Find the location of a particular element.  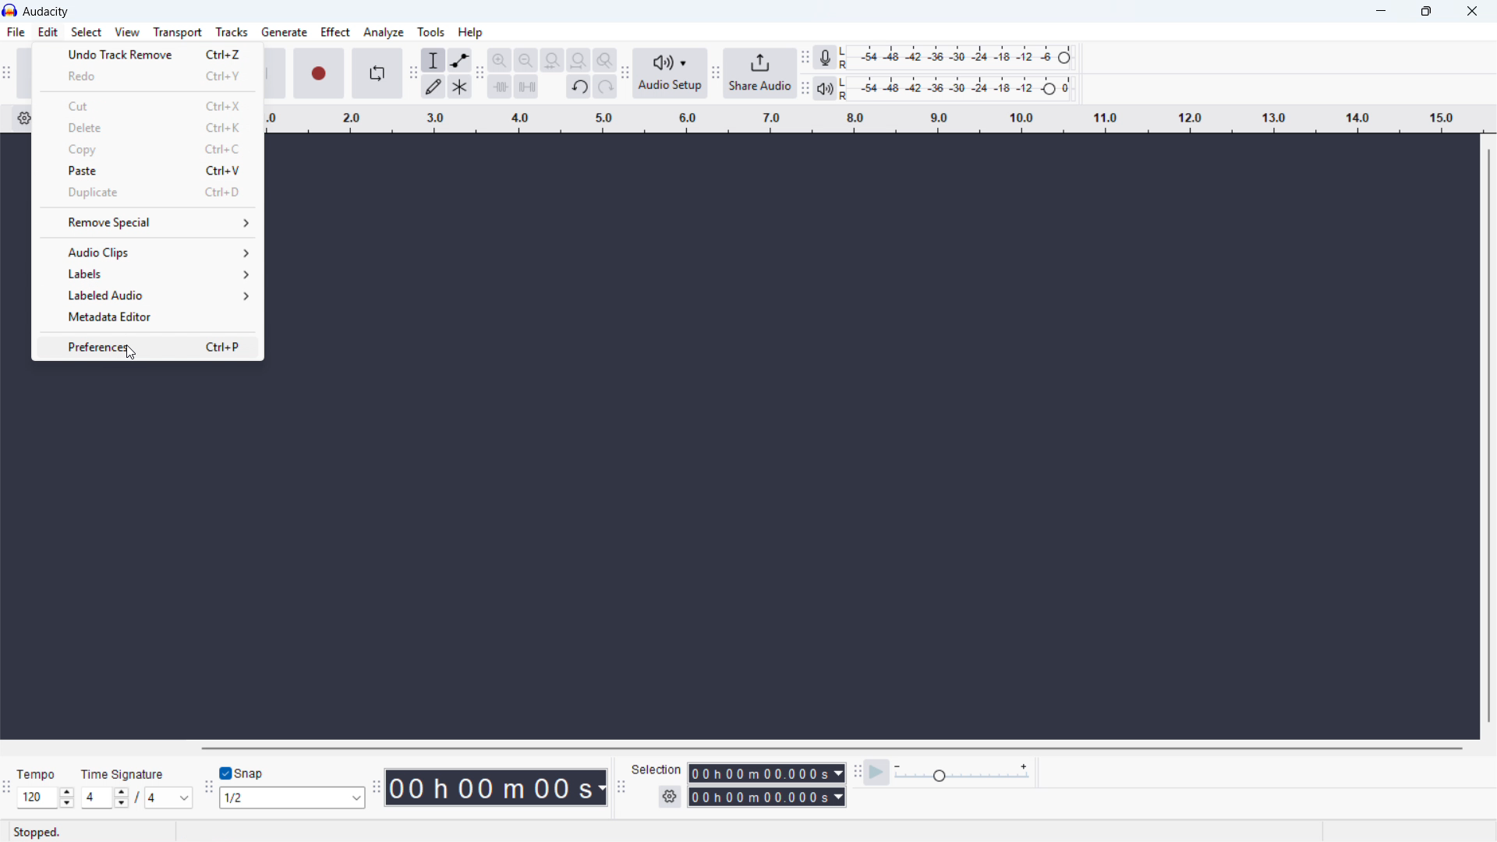

toggle snap is located at coordinates (240, 774).